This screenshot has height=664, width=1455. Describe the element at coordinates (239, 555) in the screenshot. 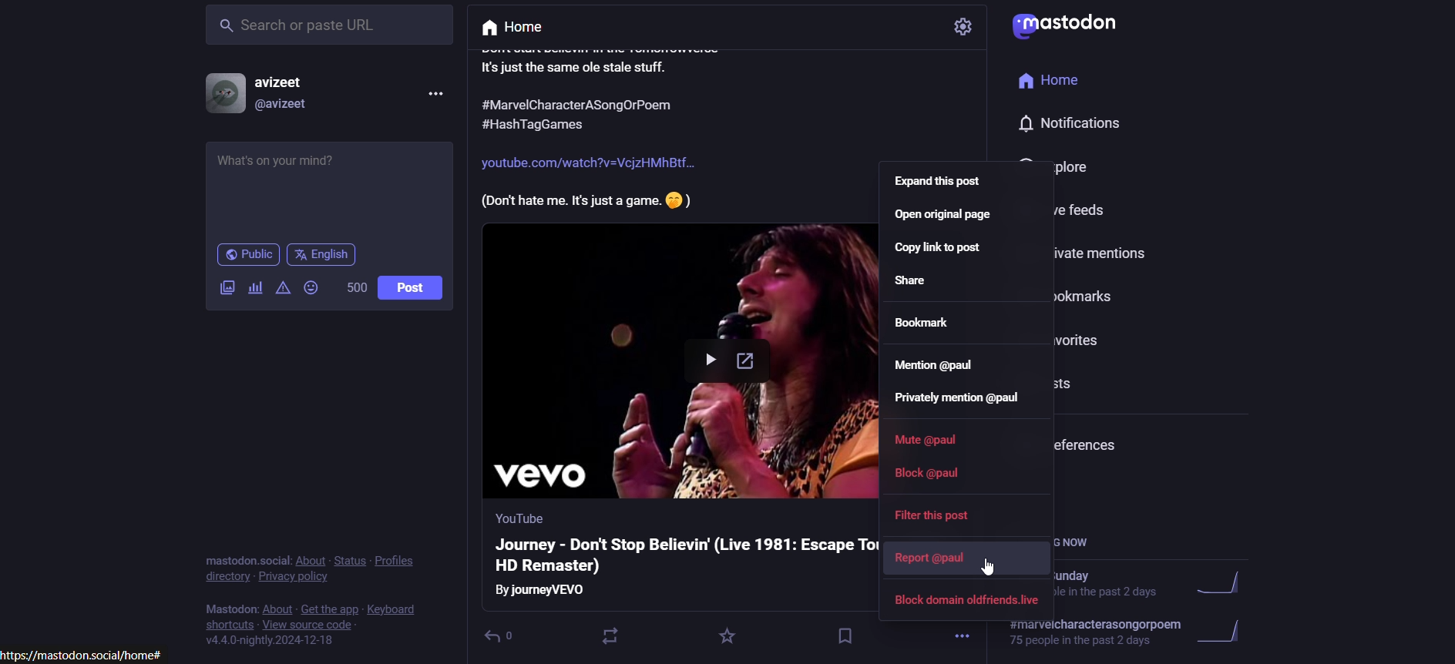

I see `text` at that location.